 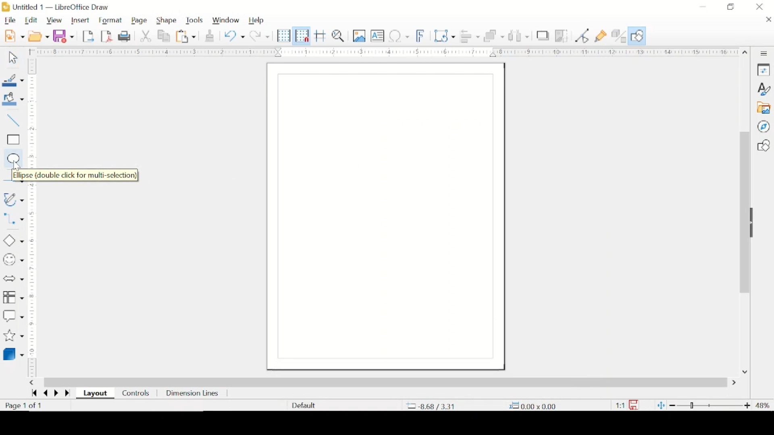 What do you see at coordinates (226, 21) in the screenshot?
I see `window` at bounding box center [226, 21].